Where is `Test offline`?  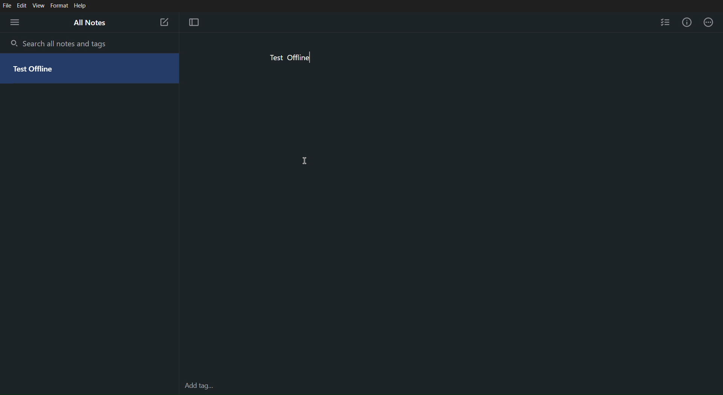
Test offline is located at coordinates (291, 59).